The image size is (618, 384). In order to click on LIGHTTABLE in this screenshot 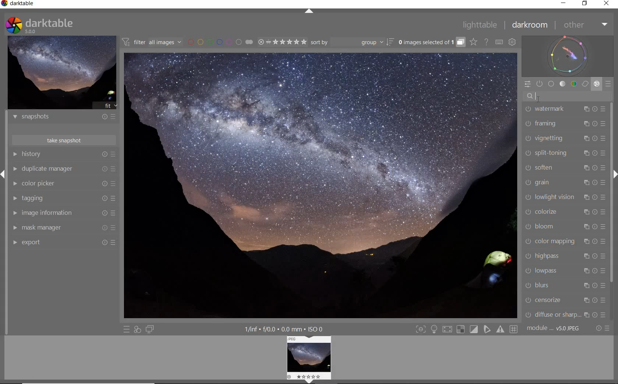, I will do `click(485, 24)`.